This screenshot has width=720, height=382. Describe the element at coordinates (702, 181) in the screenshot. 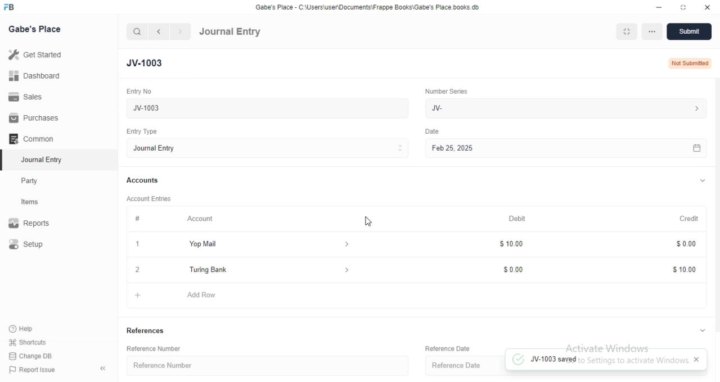

I see `expand/collapse` at that location.